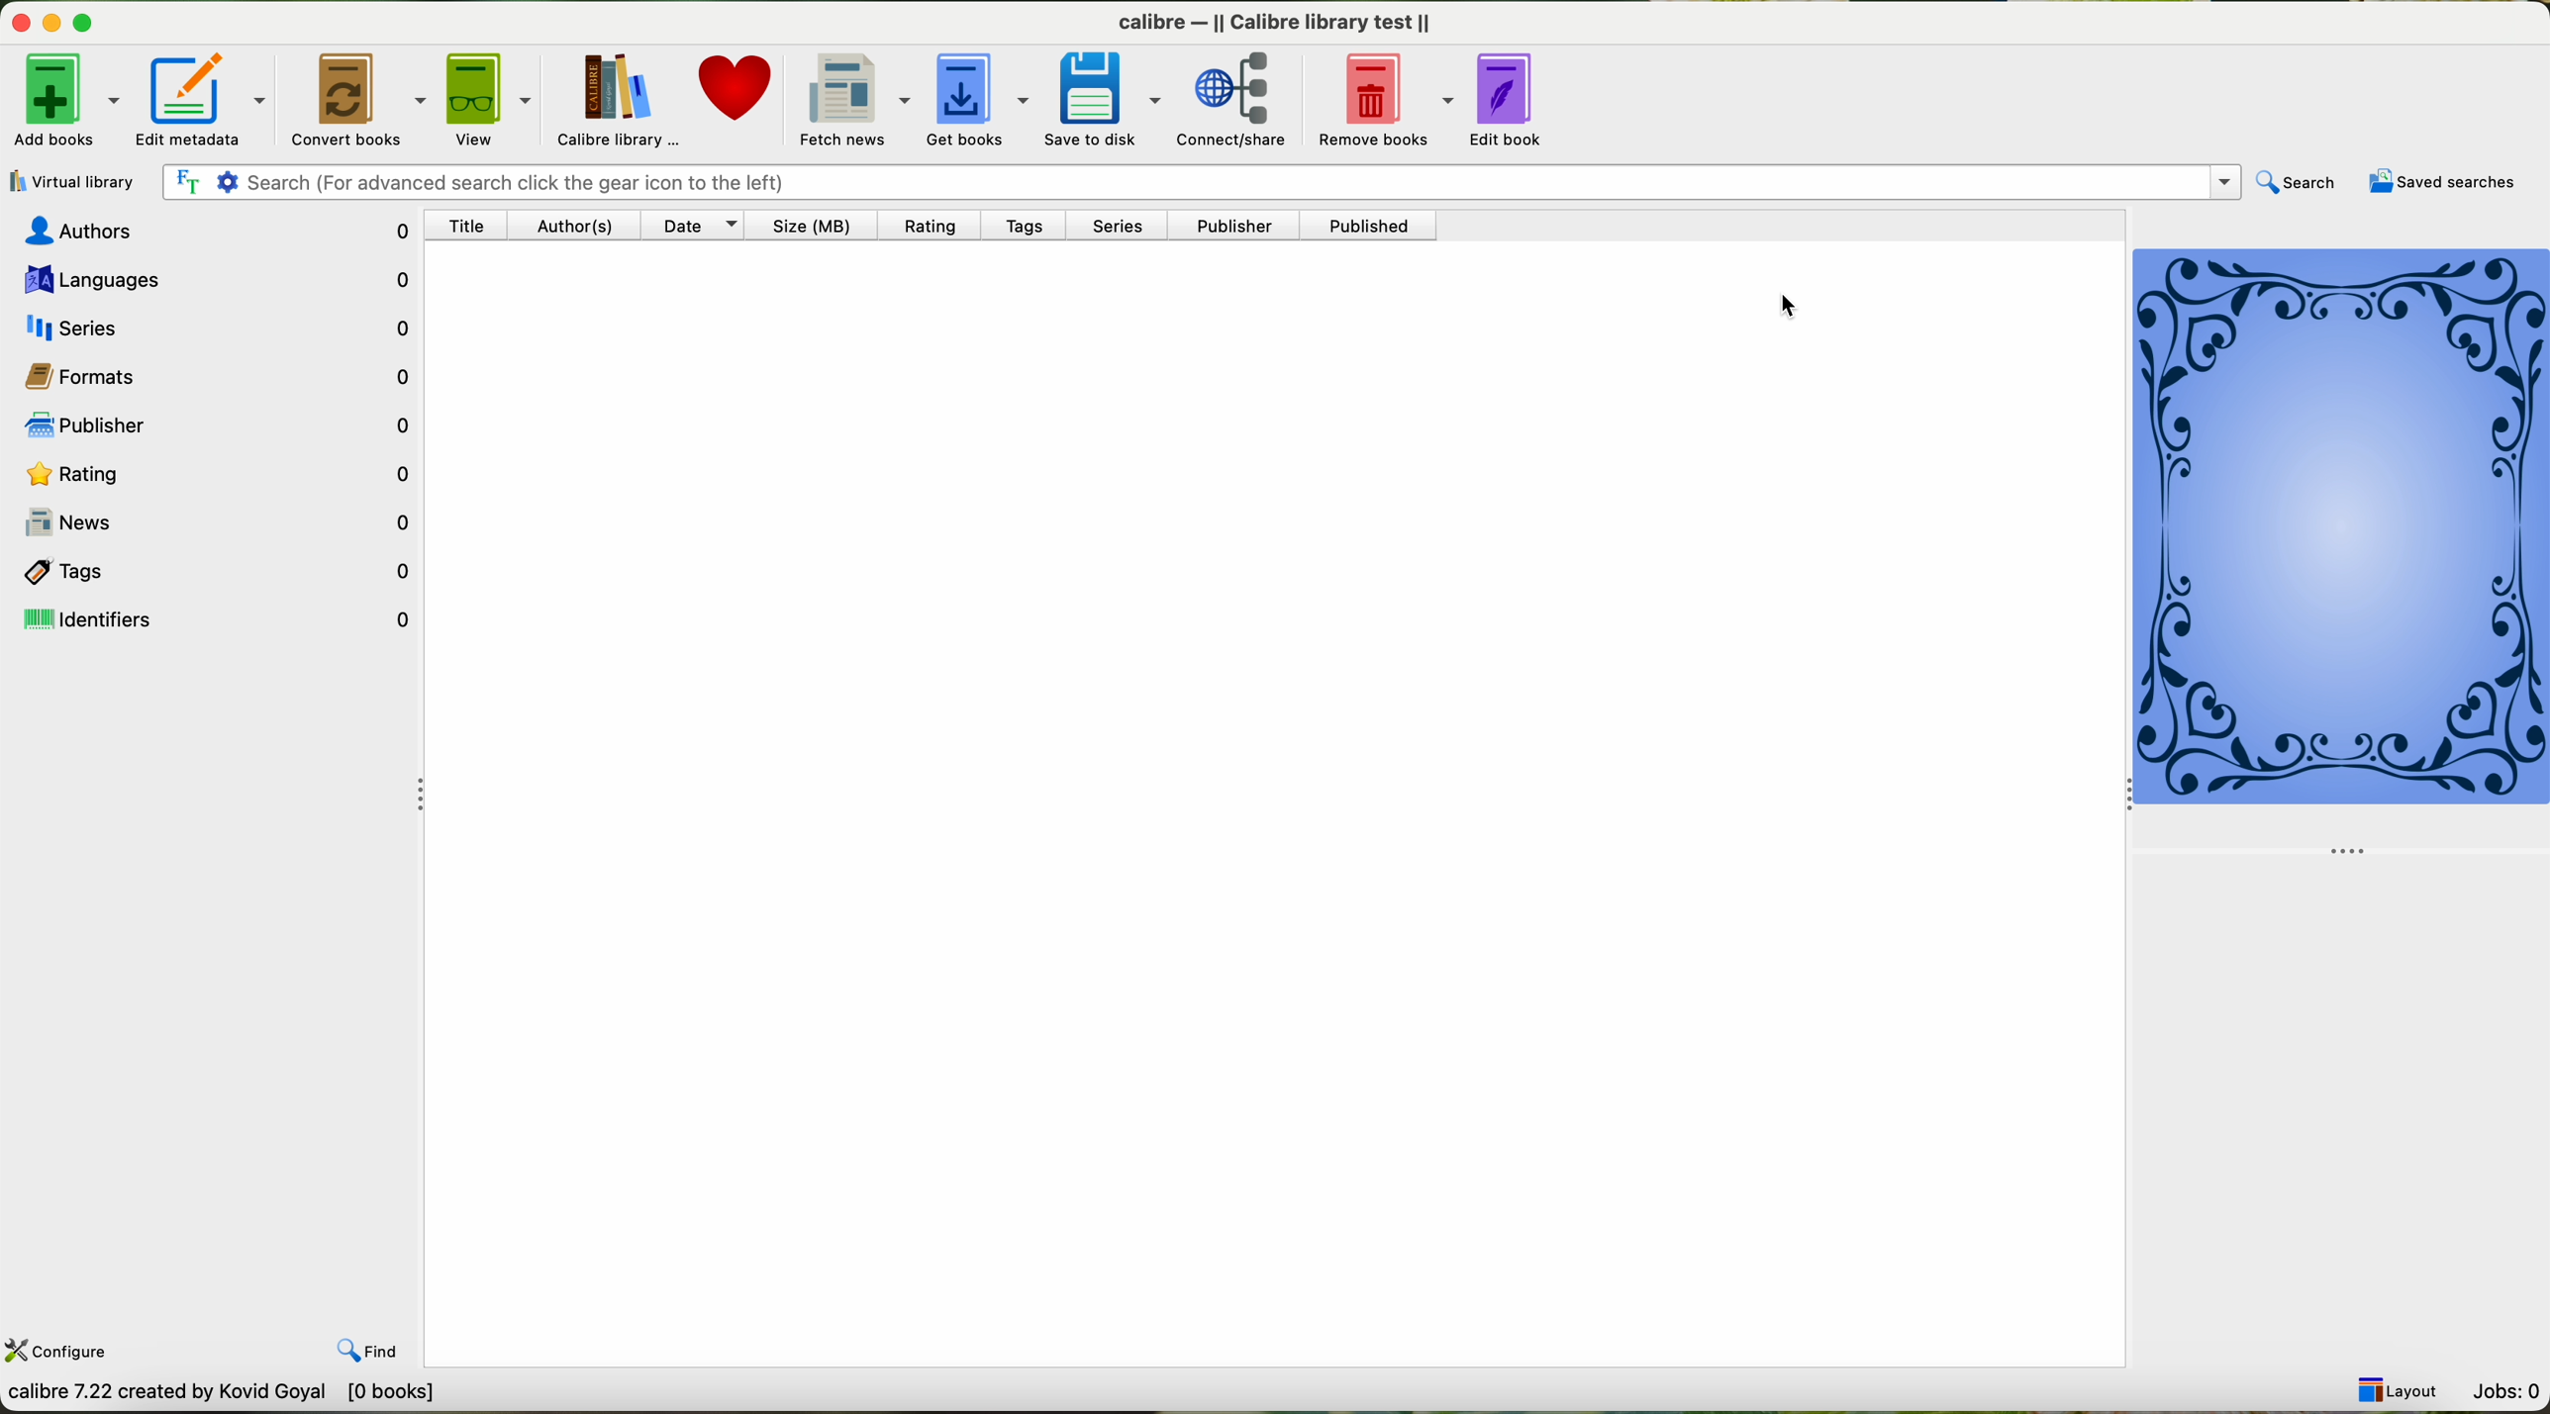 This screenshot has height=1414, width=2550. What do you see at coordinates (1793, 307) in the screenshot?
I see `cursor` at bounding box center [1793, 307].